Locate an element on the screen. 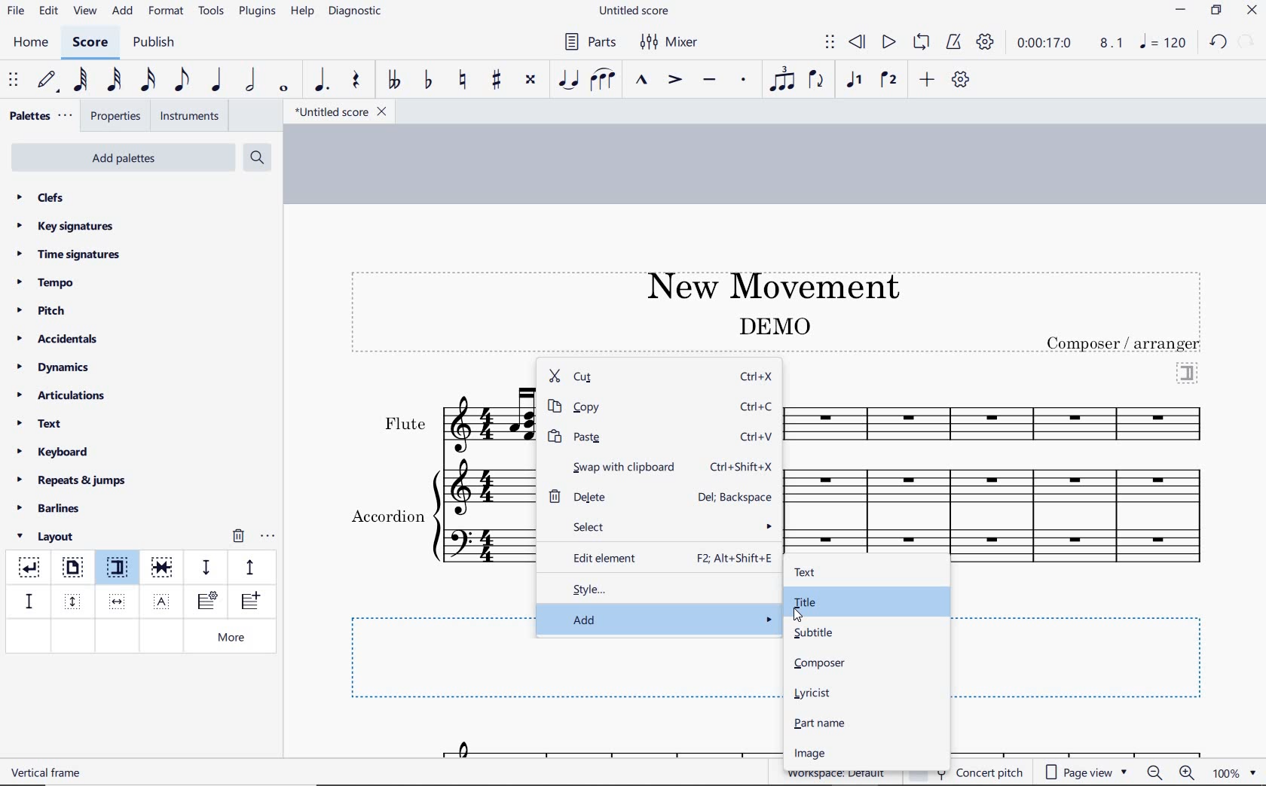 This screenshot has width=1266, height=786. slur is located at coordinates (604, 81).